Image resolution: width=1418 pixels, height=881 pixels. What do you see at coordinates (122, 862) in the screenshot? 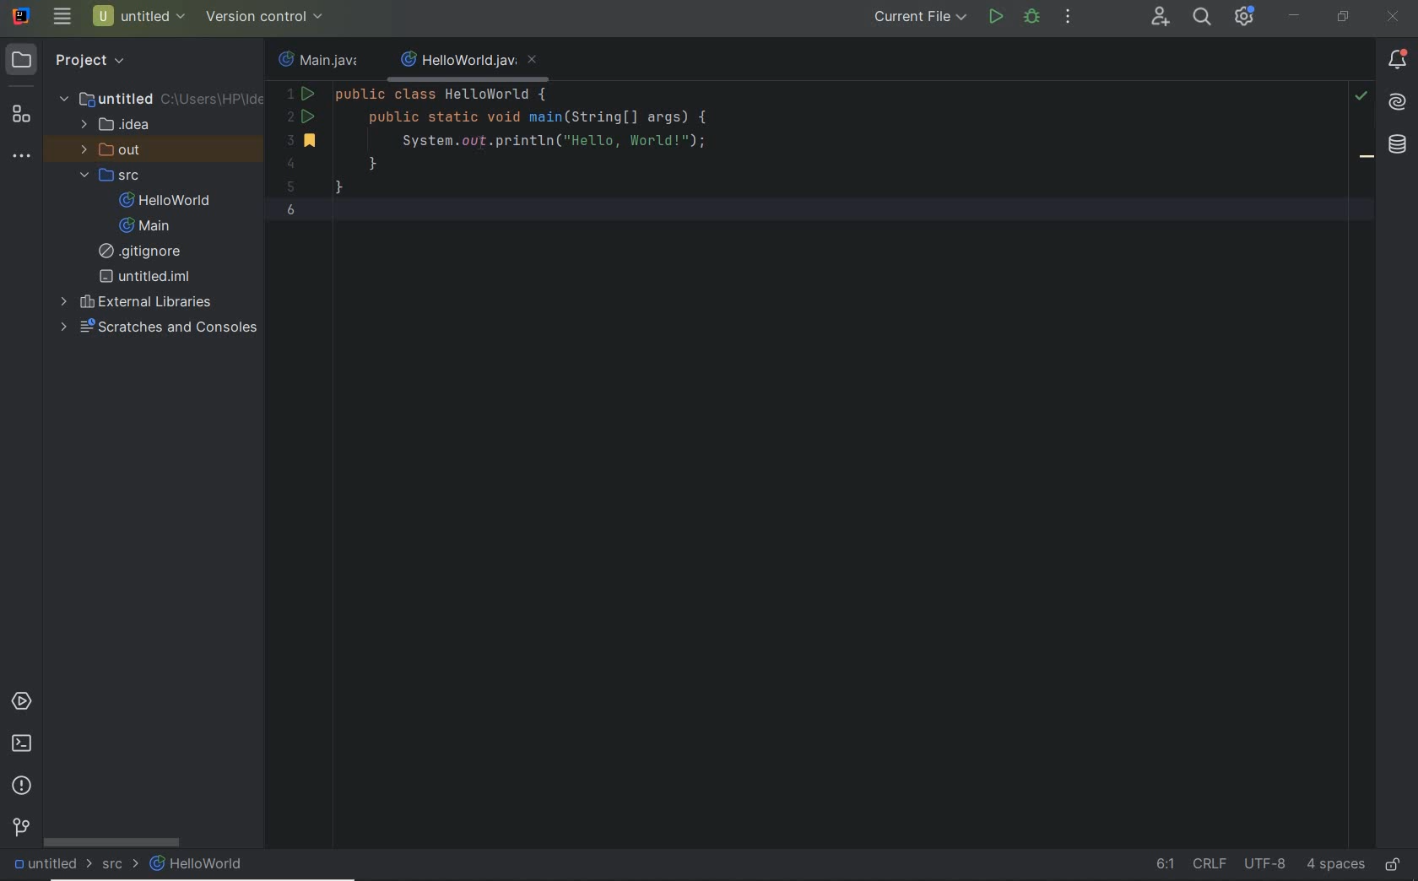
I see `src` at bounding box center [122, 862].